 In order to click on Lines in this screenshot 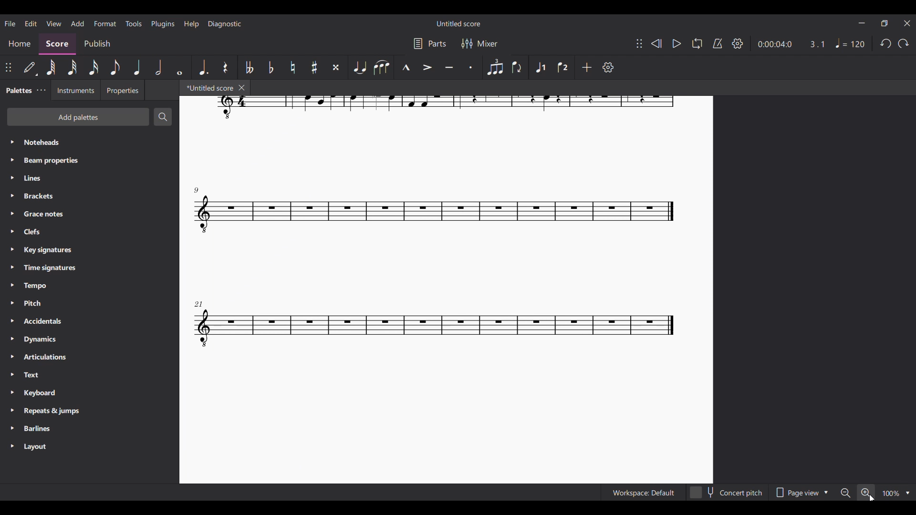, I will do `click(89, 178)`.